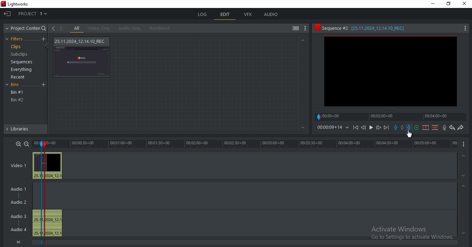 The height and width of the screenshot is (247, 472). I want to click on Audio, so click(19, 229).